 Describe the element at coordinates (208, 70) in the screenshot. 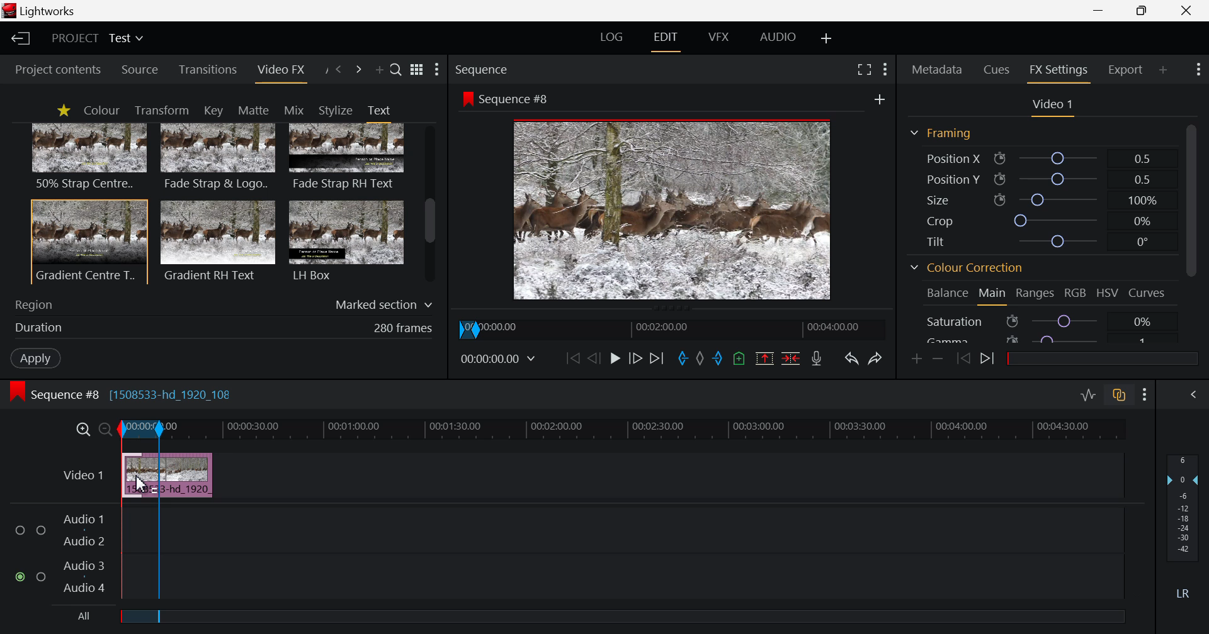

I see `Transitions` at that location.